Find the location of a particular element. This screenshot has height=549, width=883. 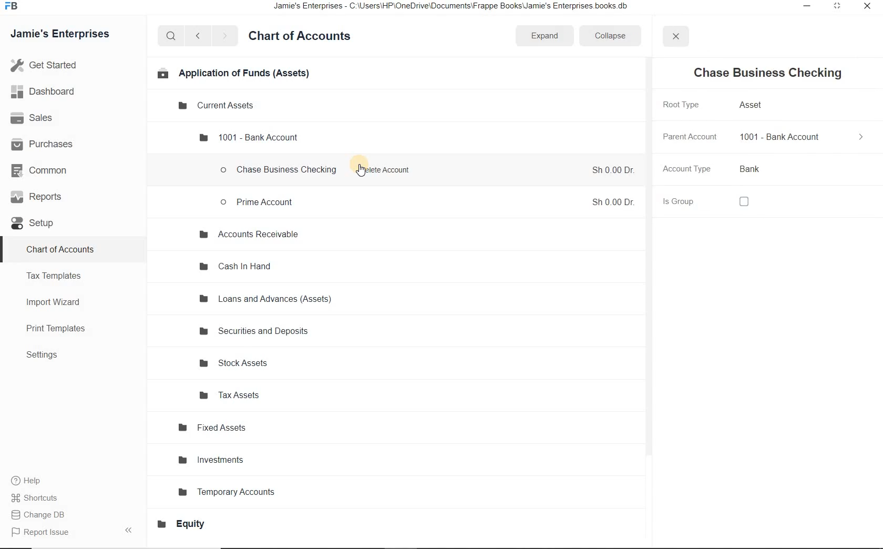

Fixed Assets is located at coordinates (213, 428).